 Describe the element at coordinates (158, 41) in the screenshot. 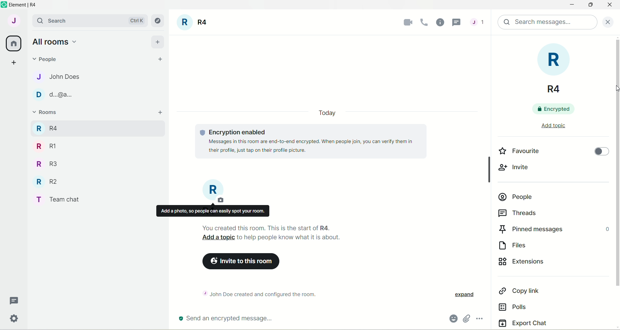

I see `add` at that location.